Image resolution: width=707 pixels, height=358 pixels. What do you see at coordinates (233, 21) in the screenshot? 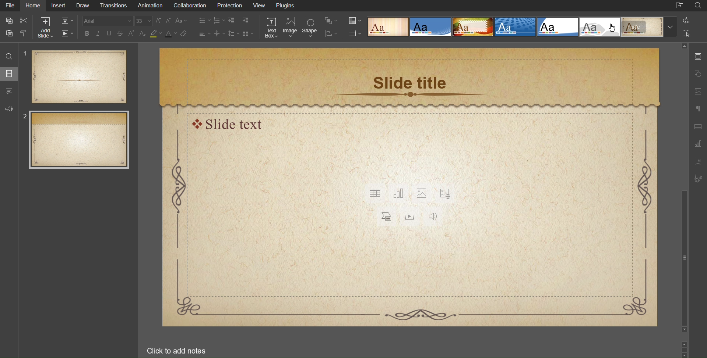
I see `Decrease Indent` at bounding box center [233, 21].